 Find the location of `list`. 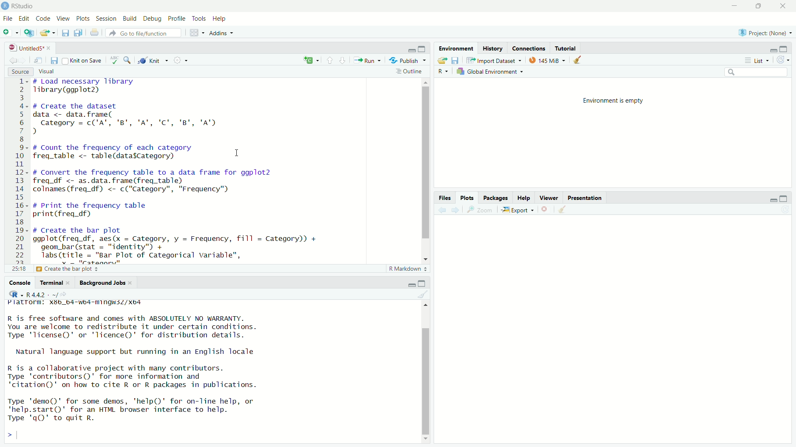

list is located at coordinates (759, 60).